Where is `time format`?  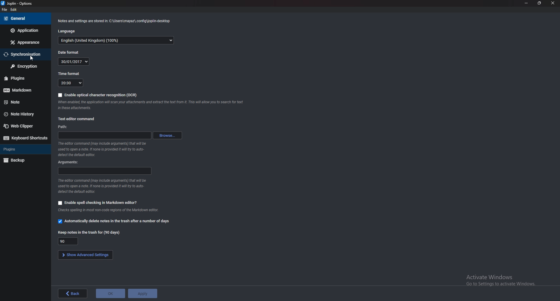
time format is located at coordinates (68, 74).